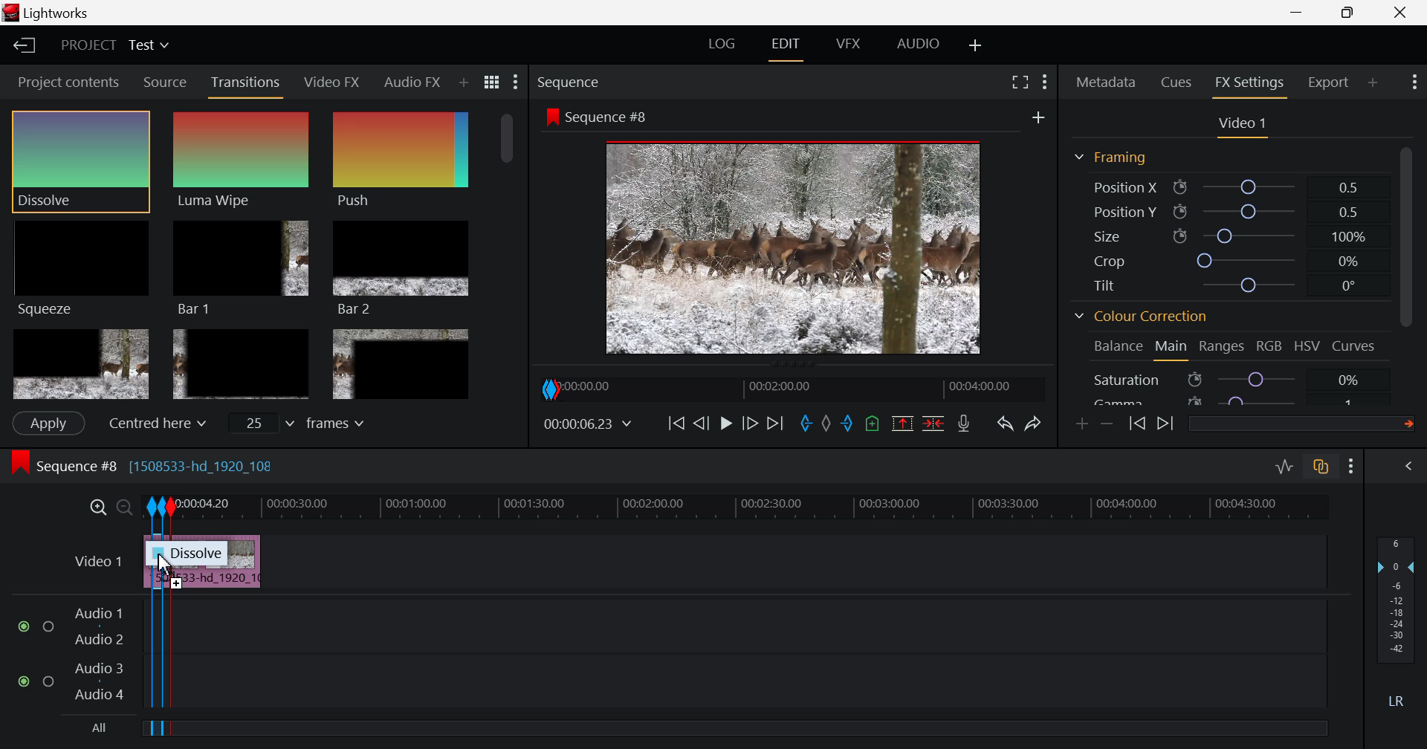 The image size is (1427, 749). I want to click on Video Paused, so click(726, 427).